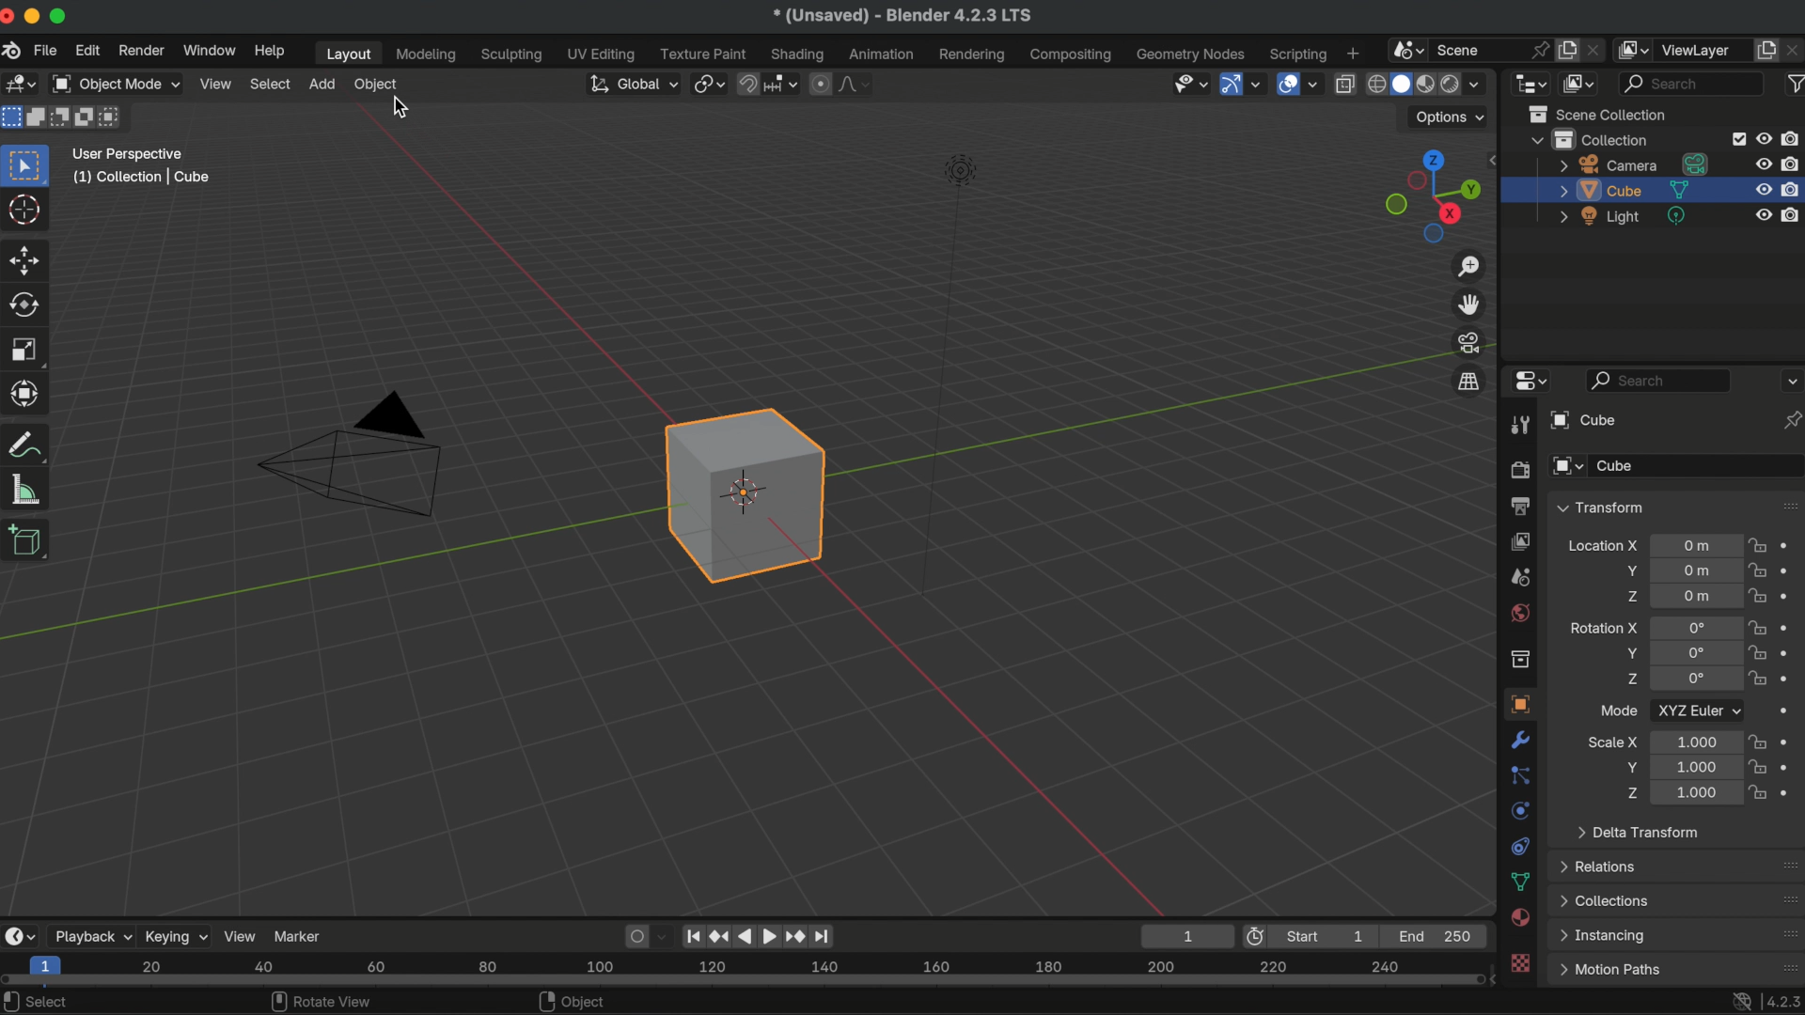  I want to click on cursor, so click(26, 211).